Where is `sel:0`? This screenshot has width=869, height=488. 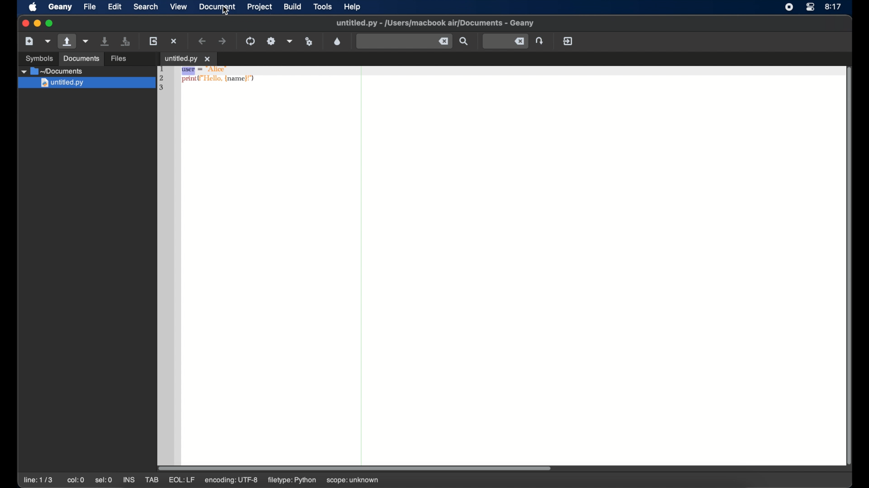
sel:0 is located at coordinates (104, 481).